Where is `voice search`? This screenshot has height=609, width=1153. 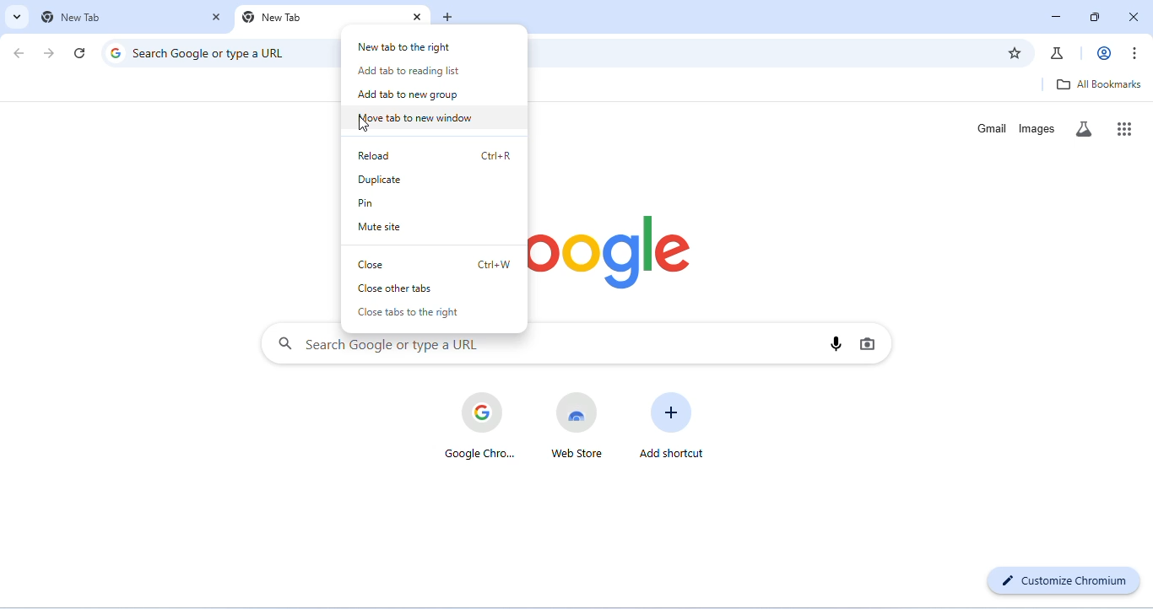
voice search is located at coordinates (836, 345).